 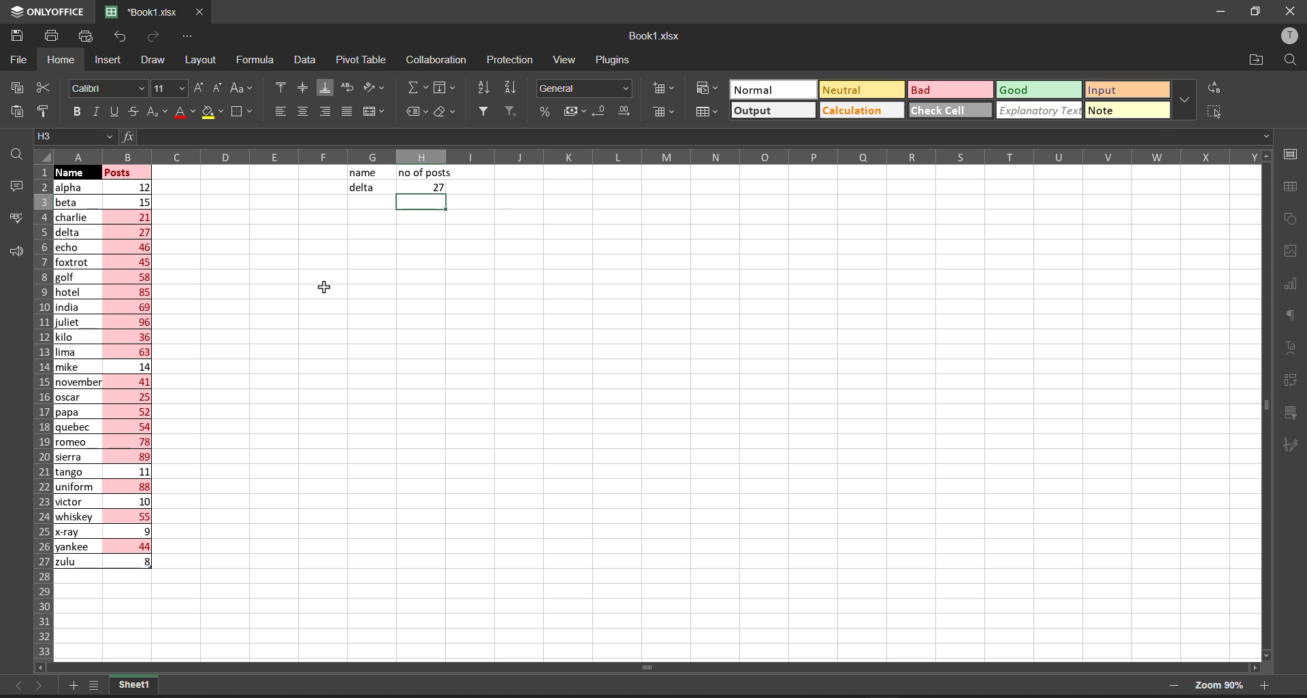 What do you see at coordinates (569, 111) in the screenshot?
I see `accounting style` at bounding box center [569, 111].